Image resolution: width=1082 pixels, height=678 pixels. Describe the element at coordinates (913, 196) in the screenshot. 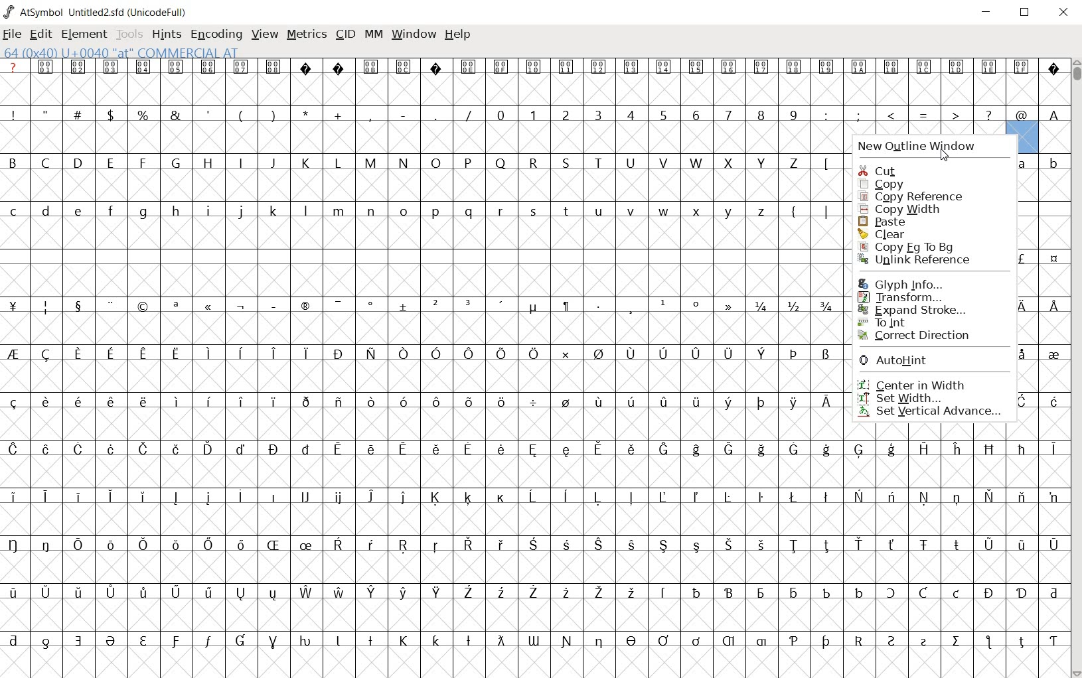

I see `COPY REFERENCE` at that location.